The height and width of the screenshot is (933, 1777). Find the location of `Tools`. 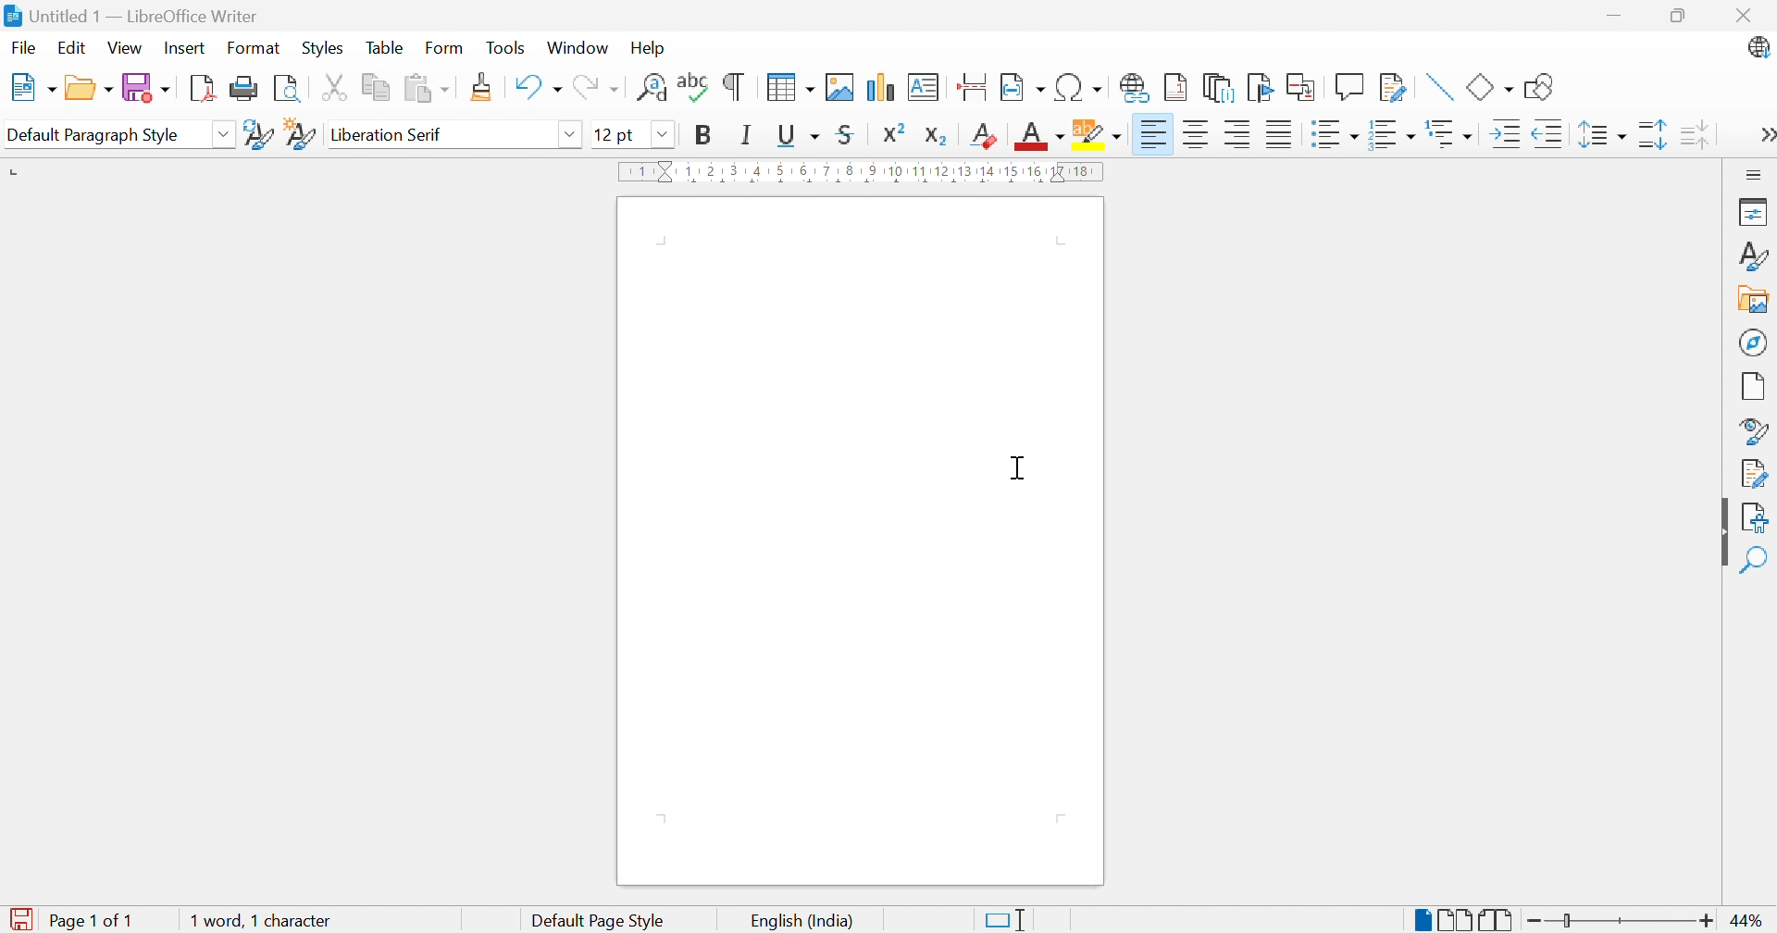

Tools is located at coordinates (505, 47).